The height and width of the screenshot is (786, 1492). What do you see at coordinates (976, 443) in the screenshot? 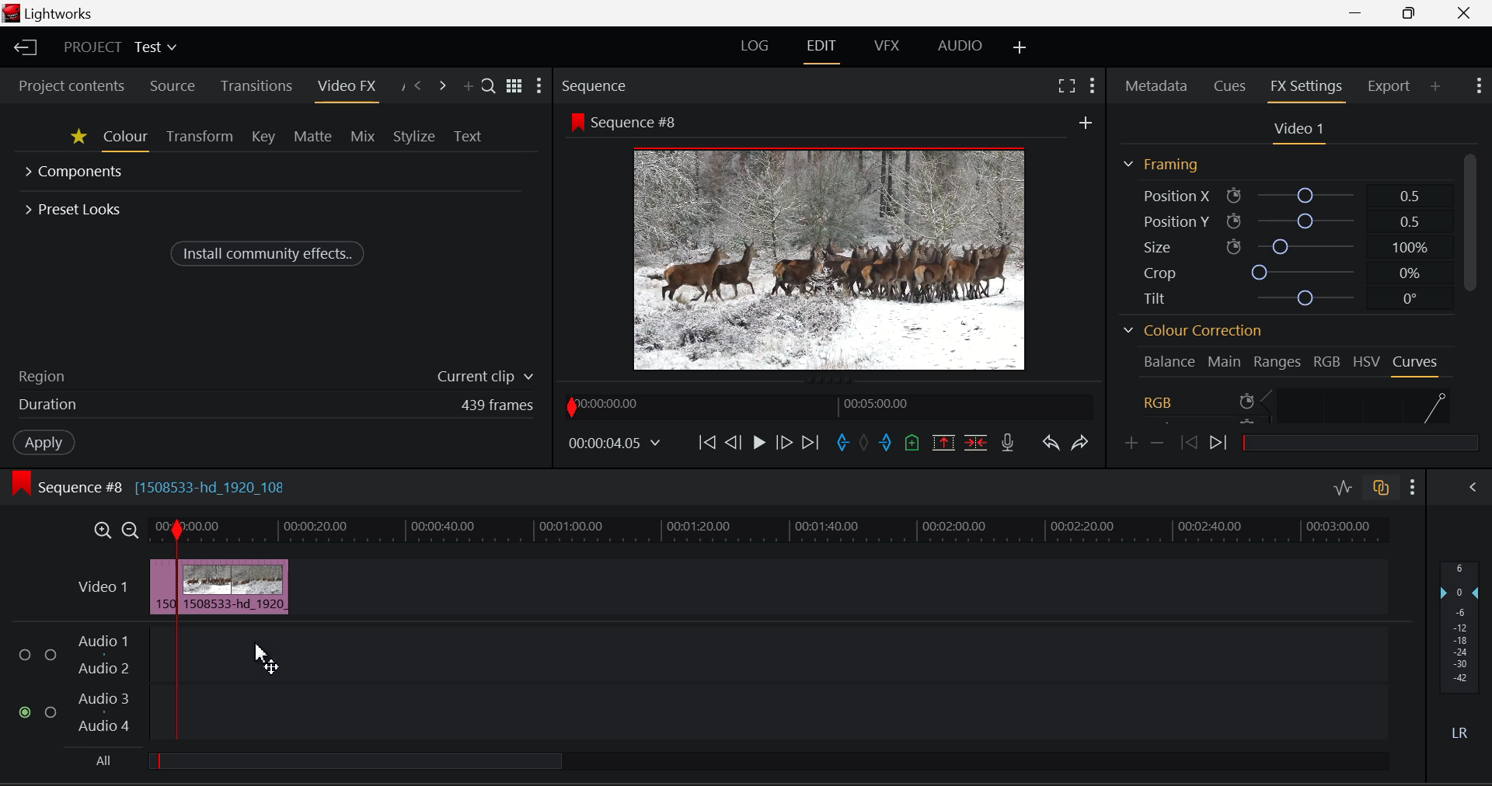
I see `Delete/Cut` at bounding box center [976, 443].